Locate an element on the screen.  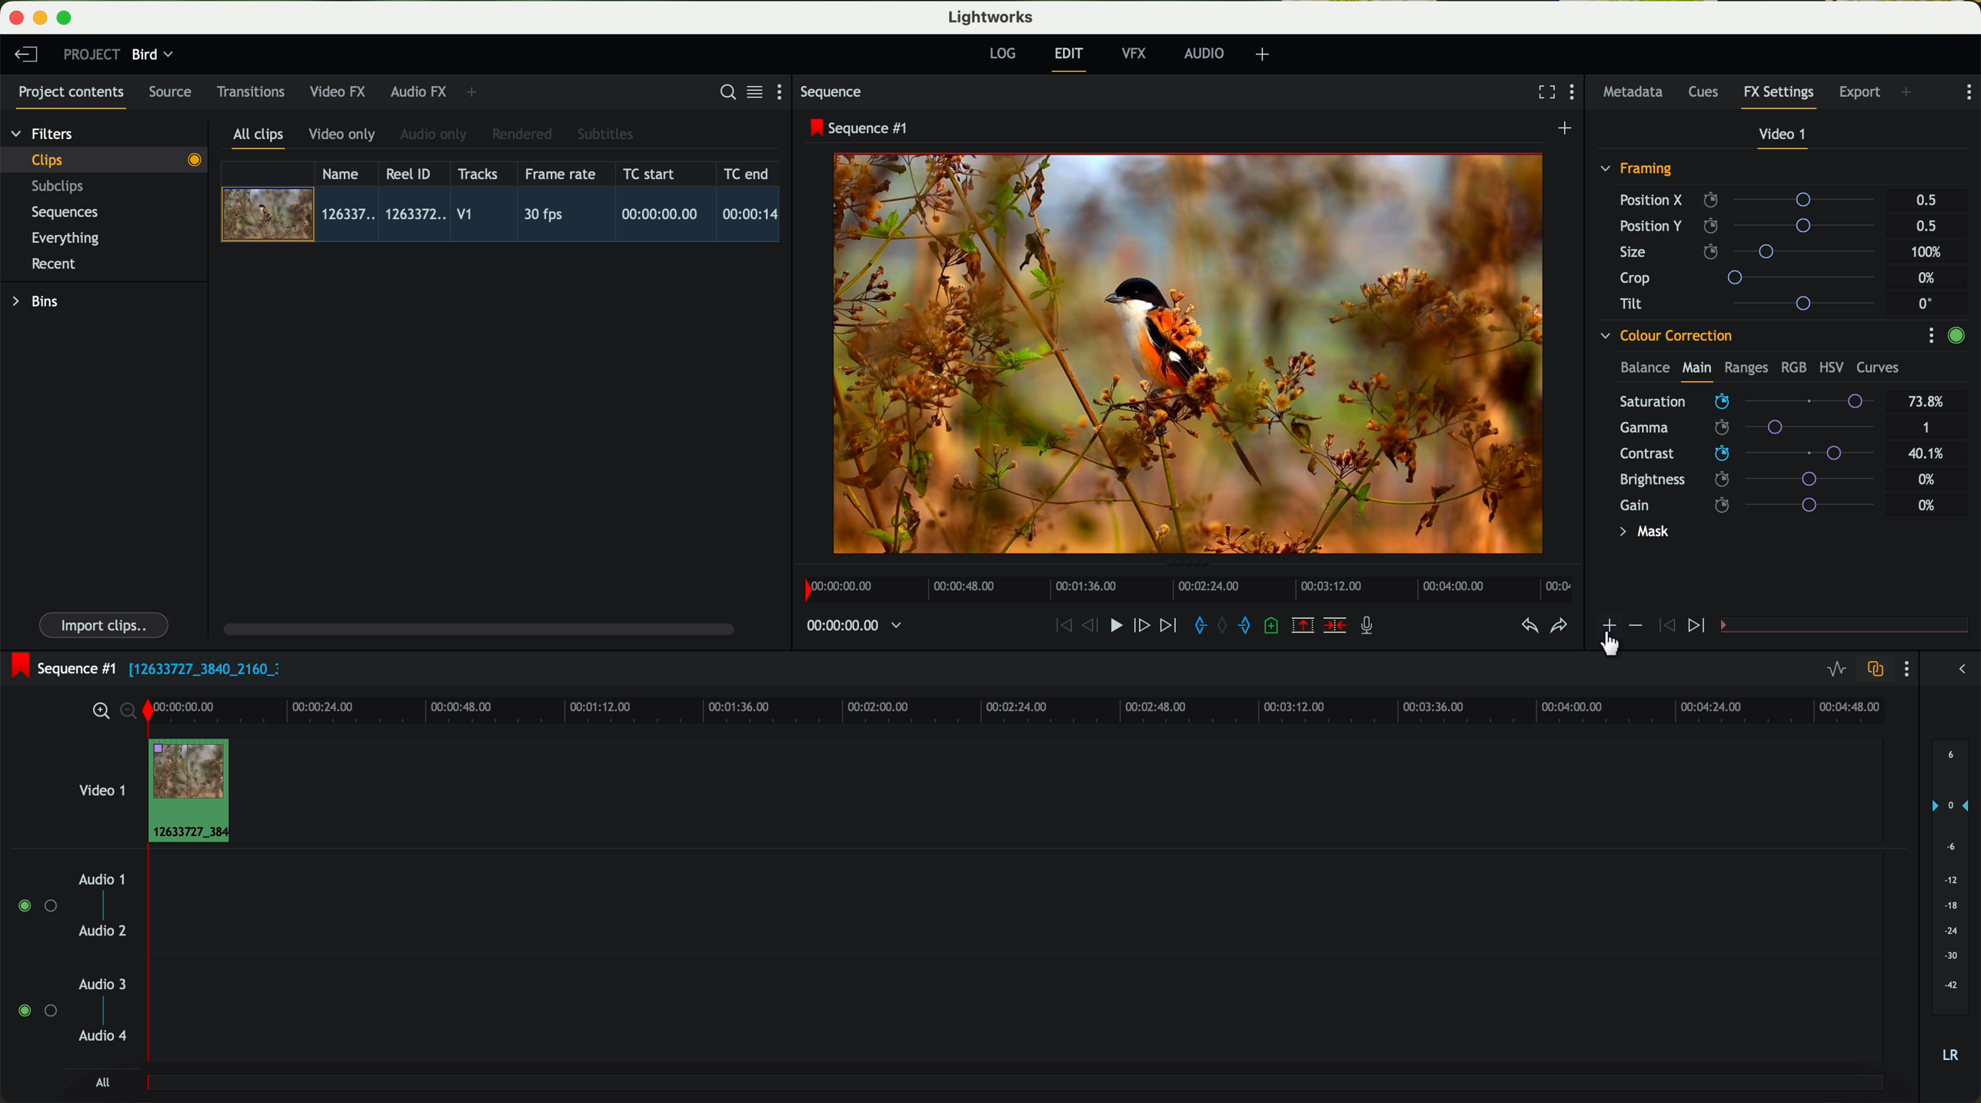
undo is located at coordinates (1528, 626).